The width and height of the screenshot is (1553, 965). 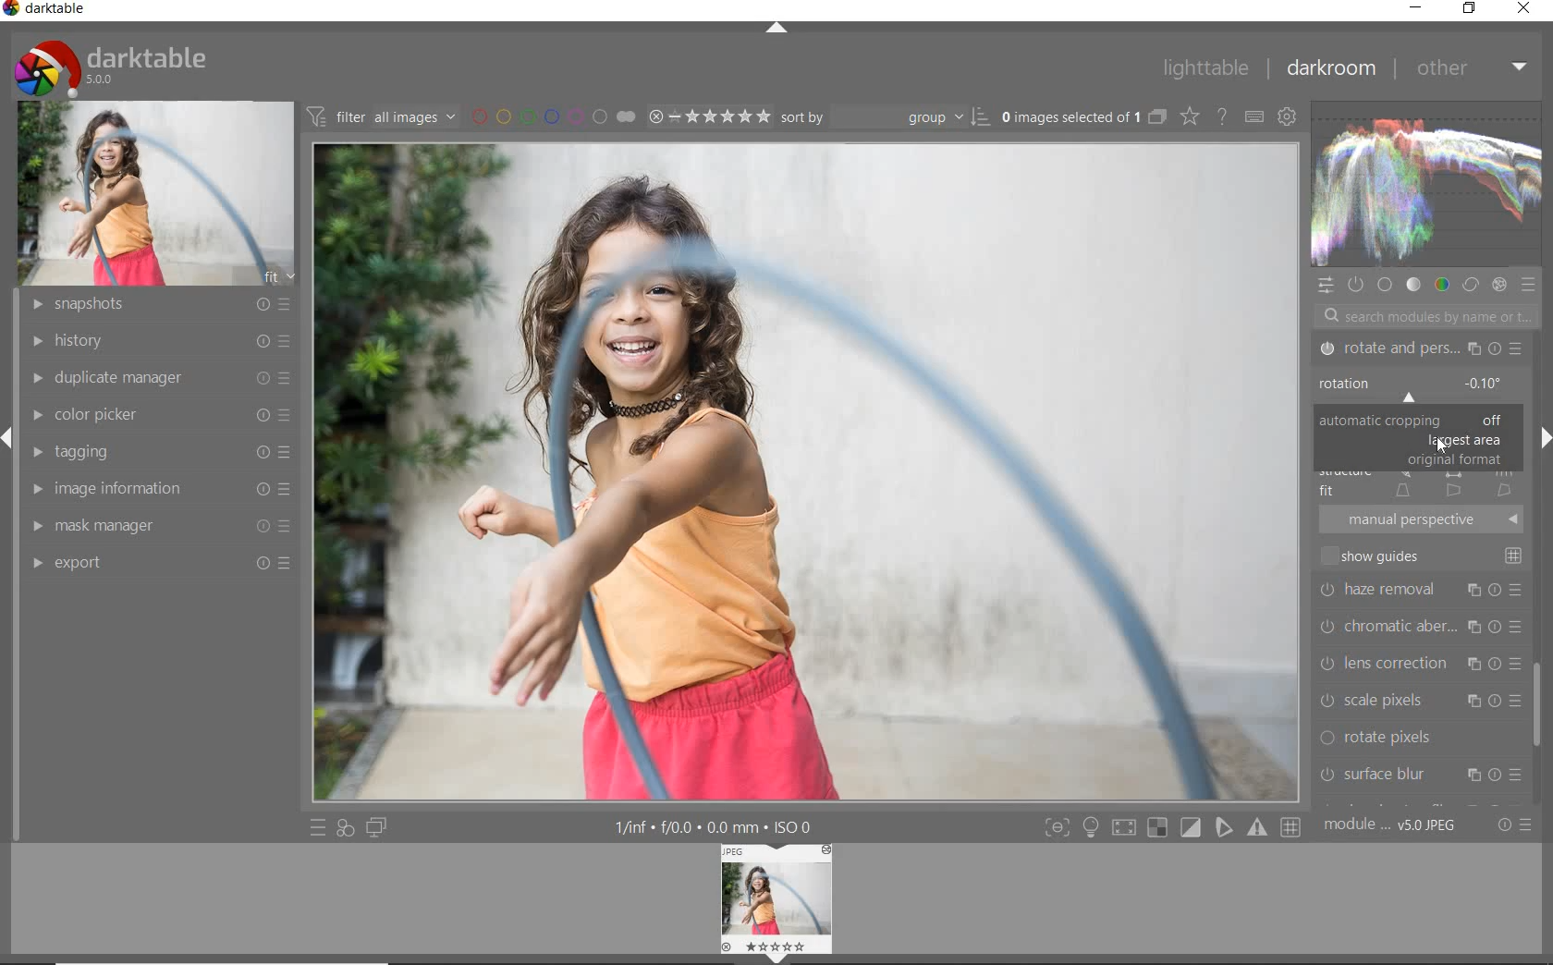 I want to click on enable for online help, so click(x=1222, y=116).